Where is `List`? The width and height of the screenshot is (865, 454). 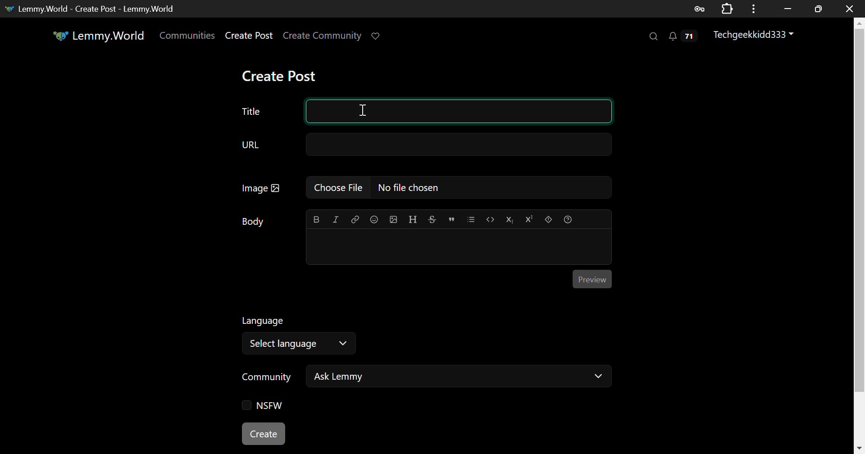 List is located at coordinates (471, 219).